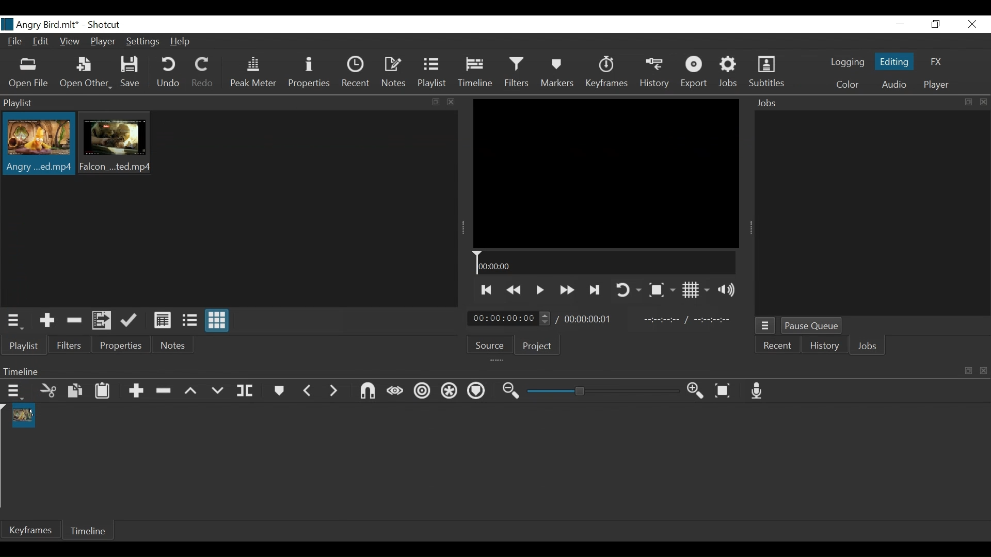 Image resolution: width=991 pixels, height=557 pixels. What do you see at coordinates (24, 346) in the screenshot?
I see `Playlist` at bounding box center [24, 346].